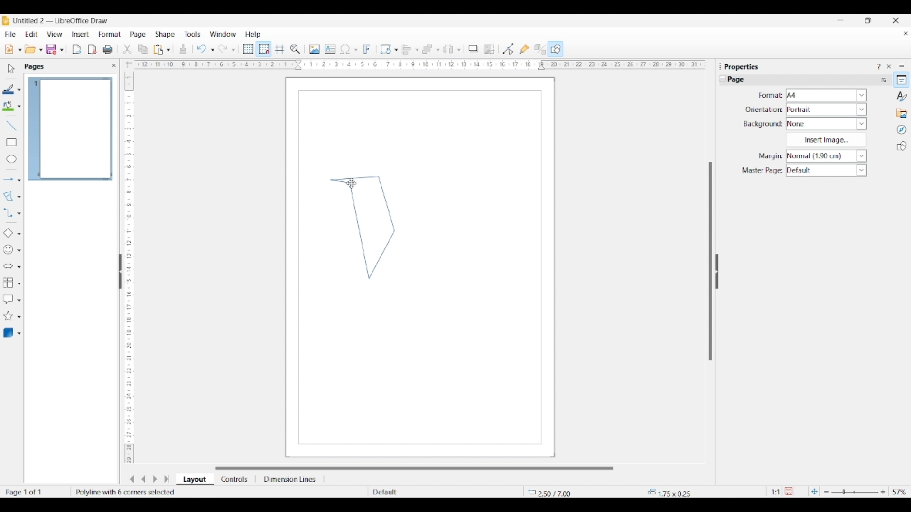  Describe the element at coordinates (19, 300) in the screenshot. I see `Callout shape options` at that location.